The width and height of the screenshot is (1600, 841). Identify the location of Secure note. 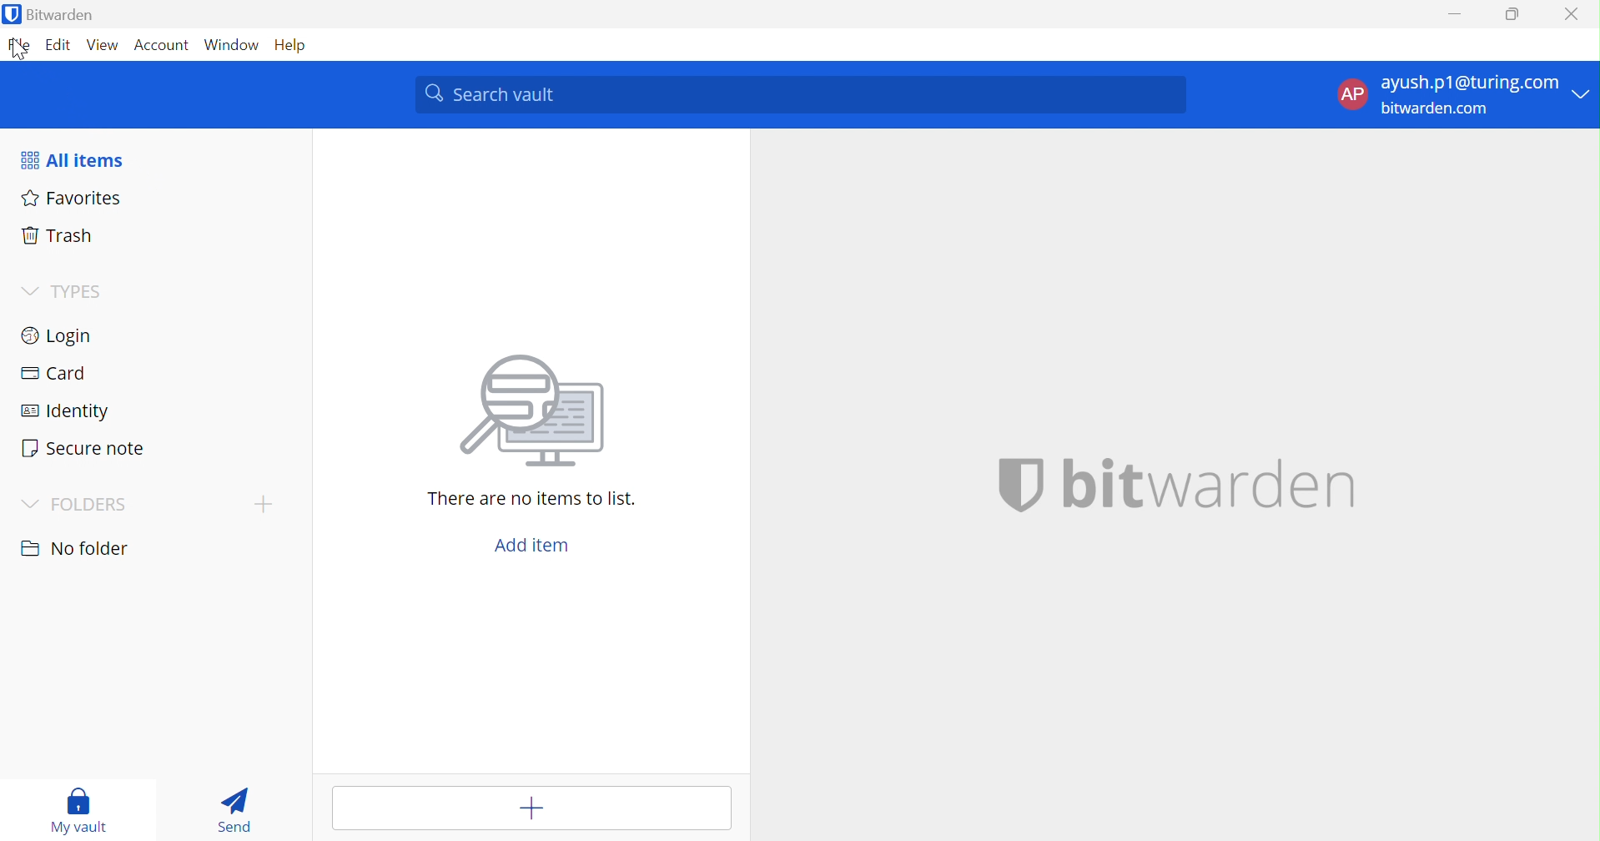
(84, 447).